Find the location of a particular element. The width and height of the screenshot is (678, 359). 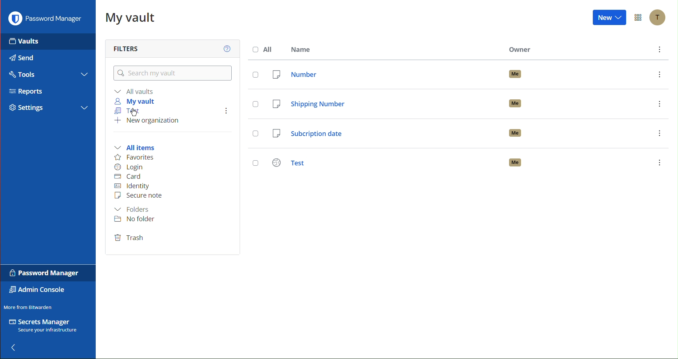

More is located at coordinates (223, 111).